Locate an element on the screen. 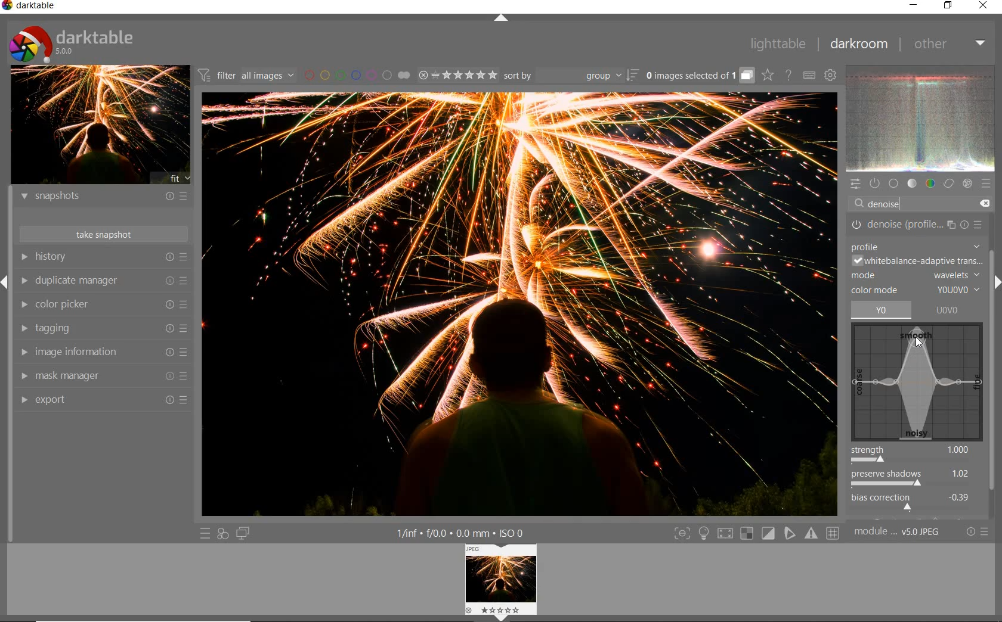  quick access for applying any of your styles is located at coordinates (223, 534).